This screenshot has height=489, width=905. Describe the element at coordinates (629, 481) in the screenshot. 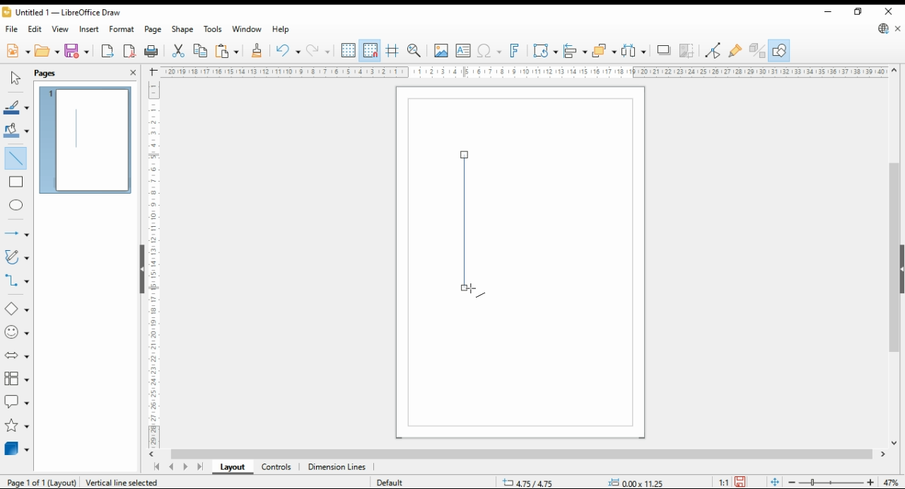

I see `` at that location.